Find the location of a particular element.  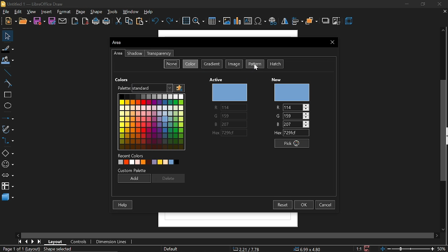

co-ordinate is located at coordinates (247, 249).